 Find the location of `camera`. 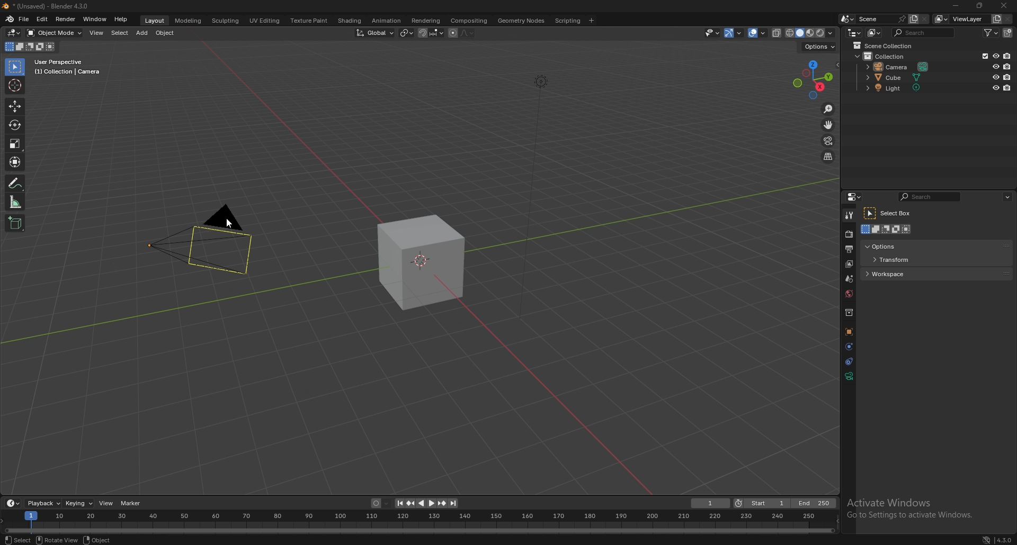

camera is located at coordinates (201, 246).